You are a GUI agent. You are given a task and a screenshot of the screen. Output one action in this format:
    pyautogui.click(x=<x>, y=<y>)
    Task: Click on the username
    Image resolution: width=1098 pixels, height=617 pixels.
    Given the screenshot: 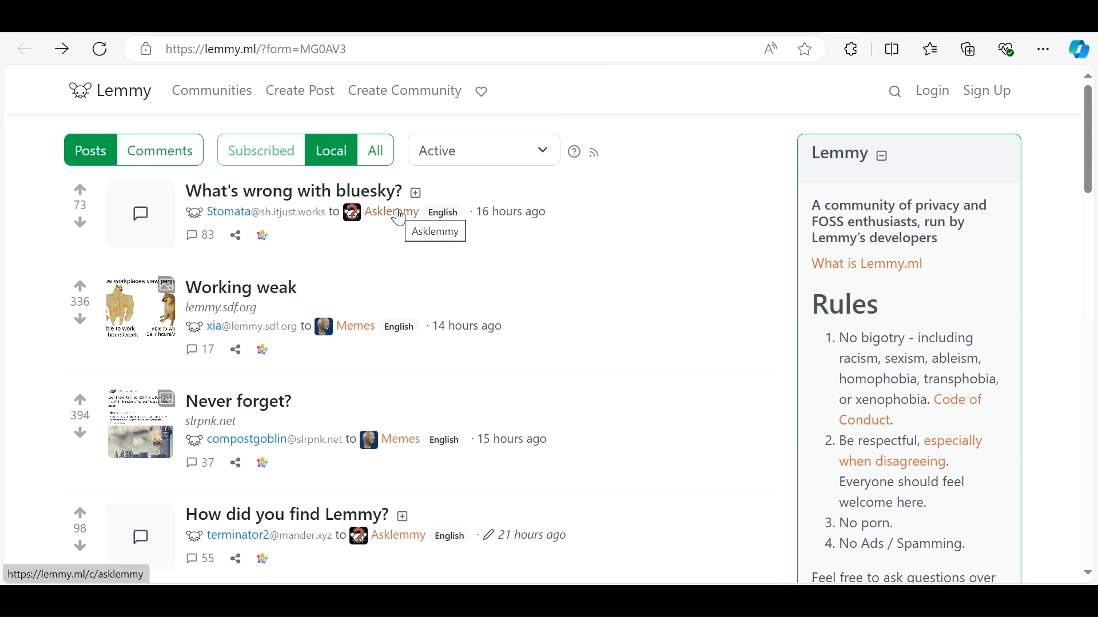 What is the action you would take?
    pyautogui.click(x=300, y=213)
    